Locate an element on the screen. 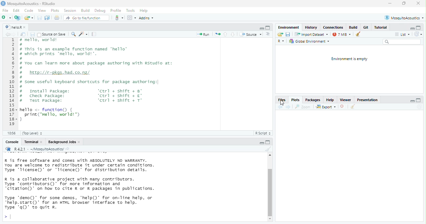 The height and width of the screenshot is (224, 426).  Run is located at coordinates (204, 35).